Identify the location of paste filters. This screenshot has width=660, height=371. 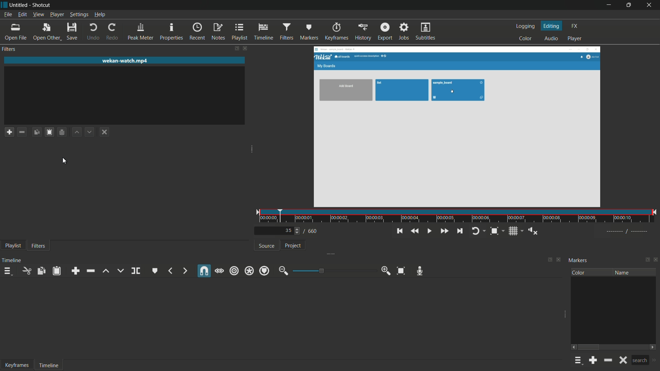
(49, 132).